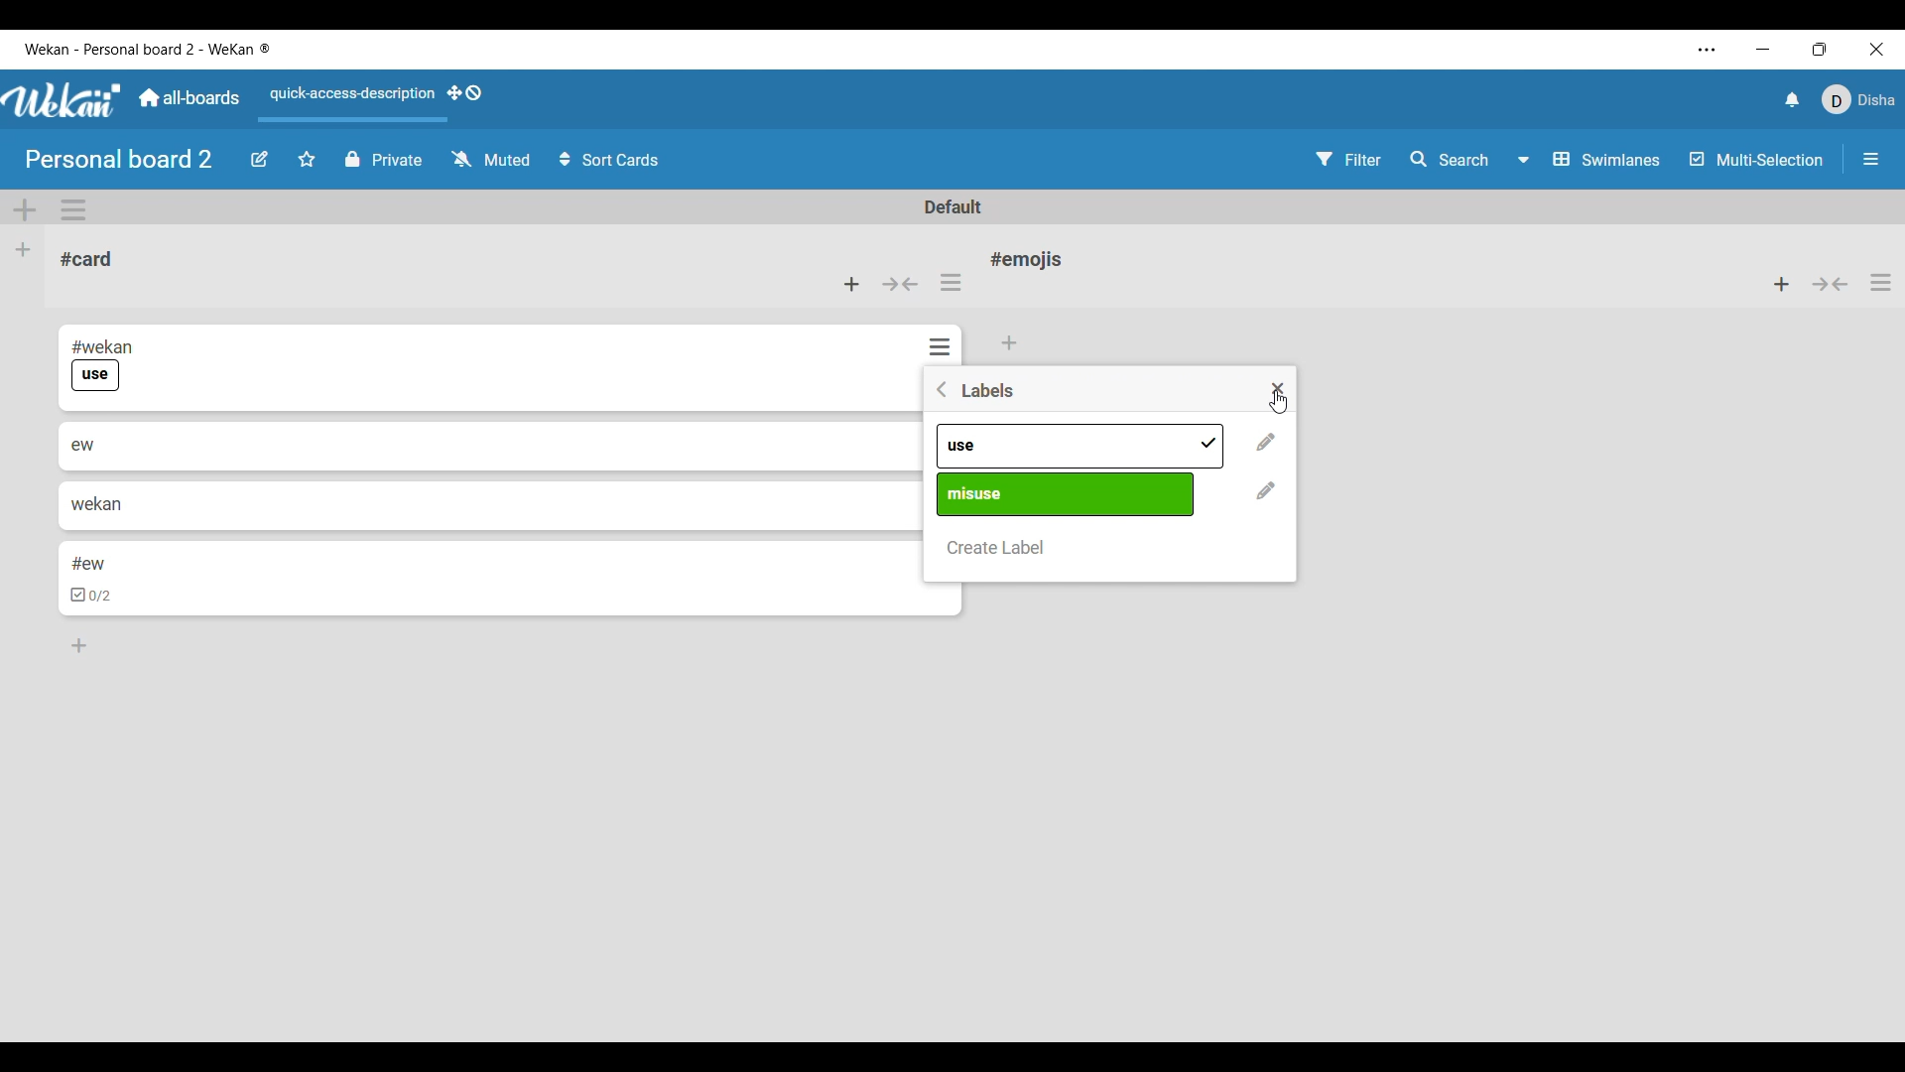 The image size is (1905, 1072). What do you see at coordinates (259, 160) in the screenshot?
I see `Edit` at bounding box center [259, 160].